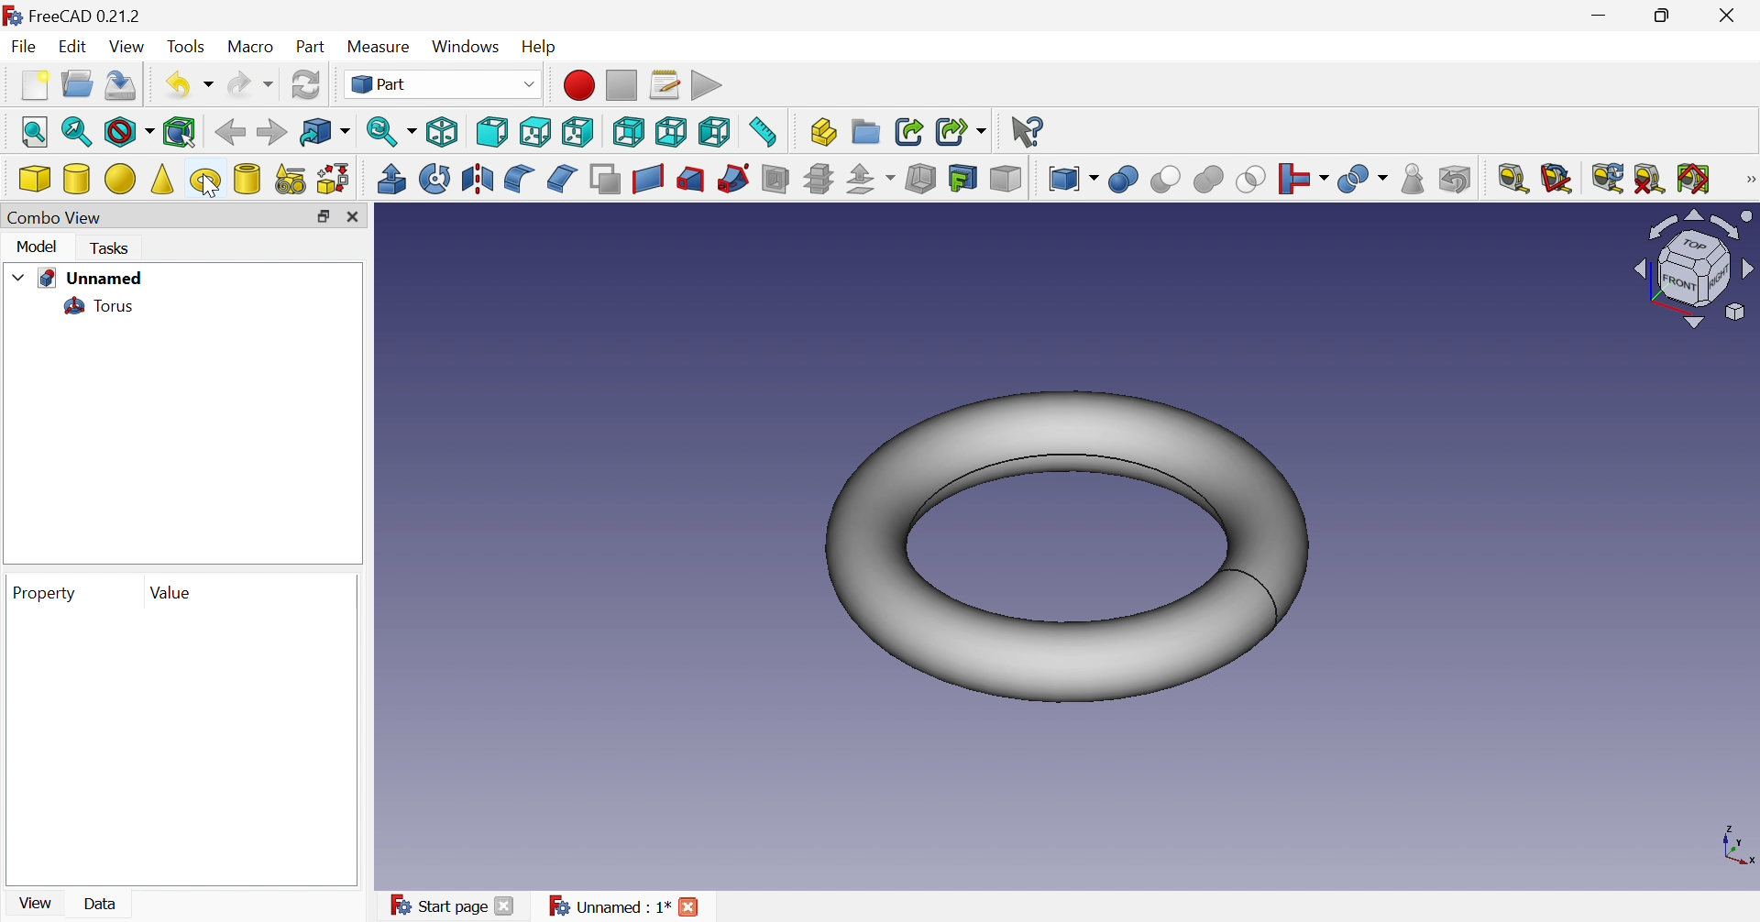 This screenshot has width=1760, height=922. I want to click on Compound tools, so click(1071, 180).